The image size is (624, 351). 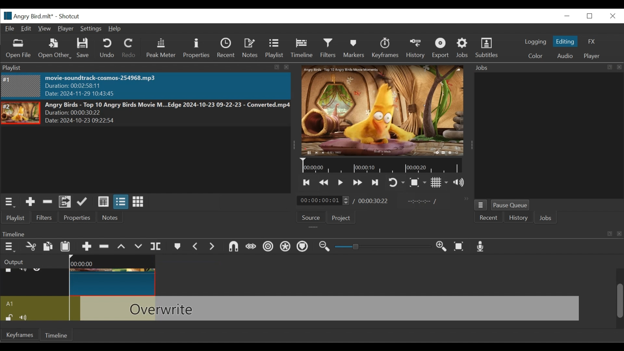 What do you see at coordinates (84, 48) in the screenshot?
I see `Save` at bounding box center [84, 48].